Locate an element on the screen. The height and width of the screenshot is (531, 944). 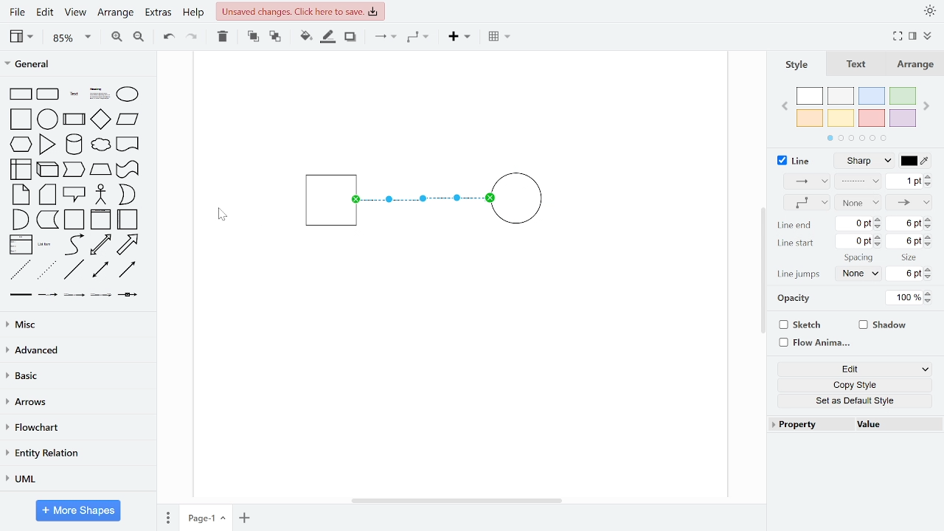
current diagram is located at coordinates (438, 198).